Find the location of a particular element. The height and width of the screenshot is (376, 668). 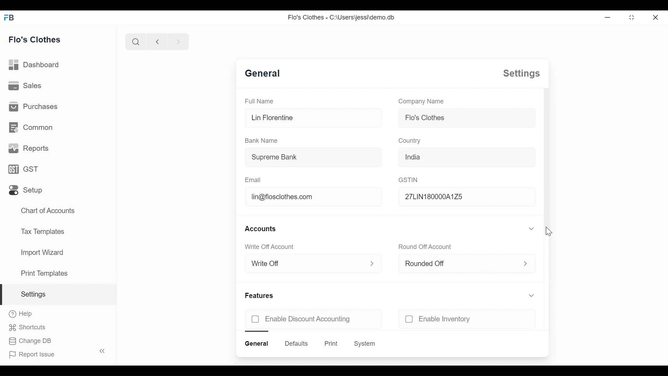

Vertical Scroll bar is located at coordinates (549, 160).